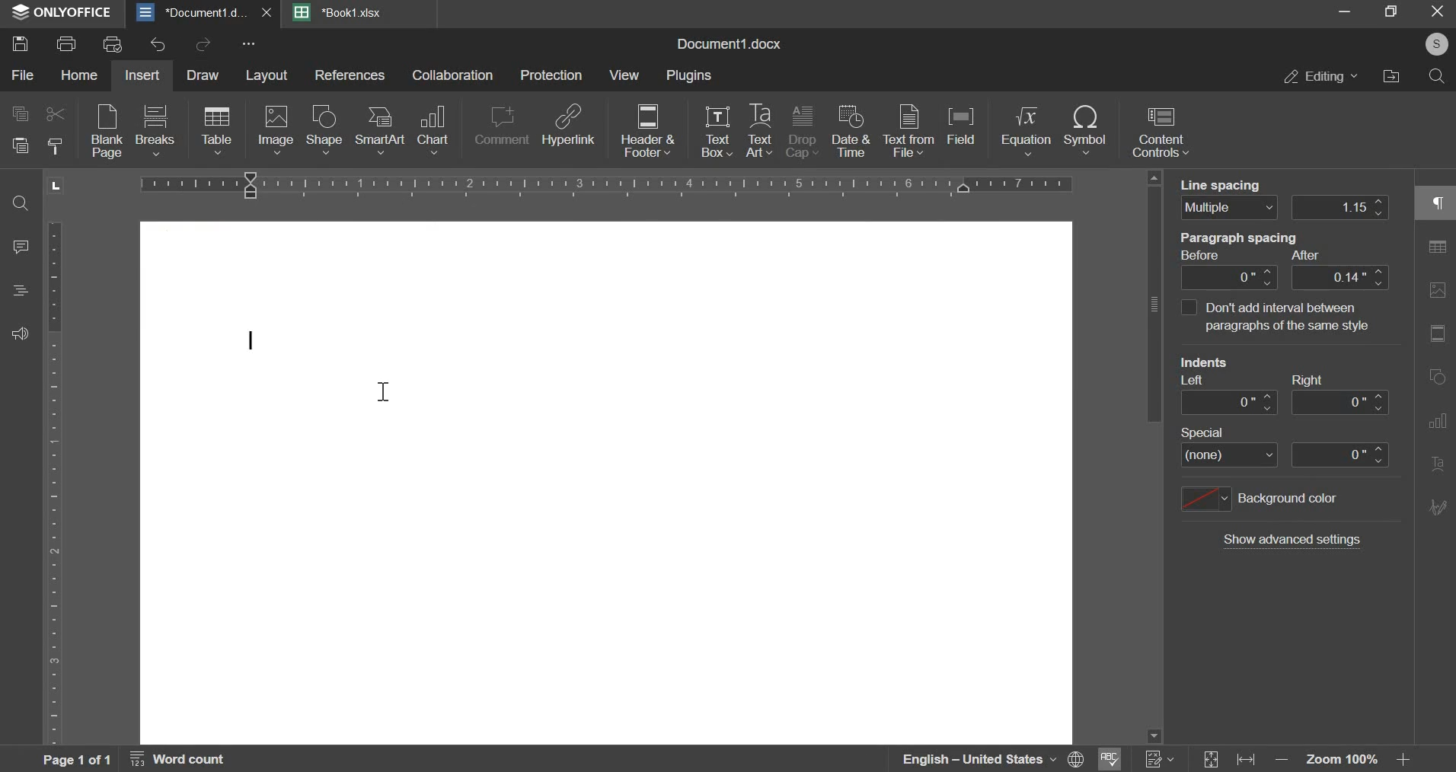  I want to click on comment, so click(23, 247).